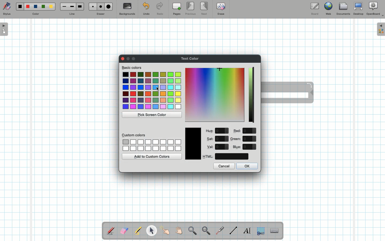  What do you see at coordinates (248, 230) in the screenshot?
I see `Write text` at bounding box center [248, 230].